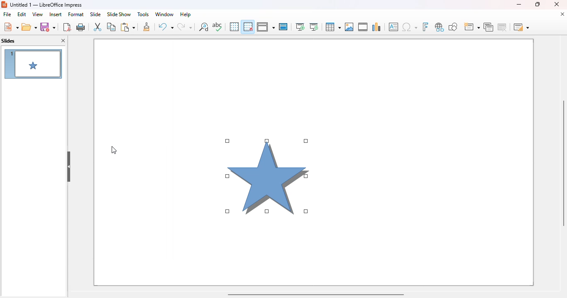 The height and width of the screenshot is (298, 567). I want to click on format, so click(76, 14).